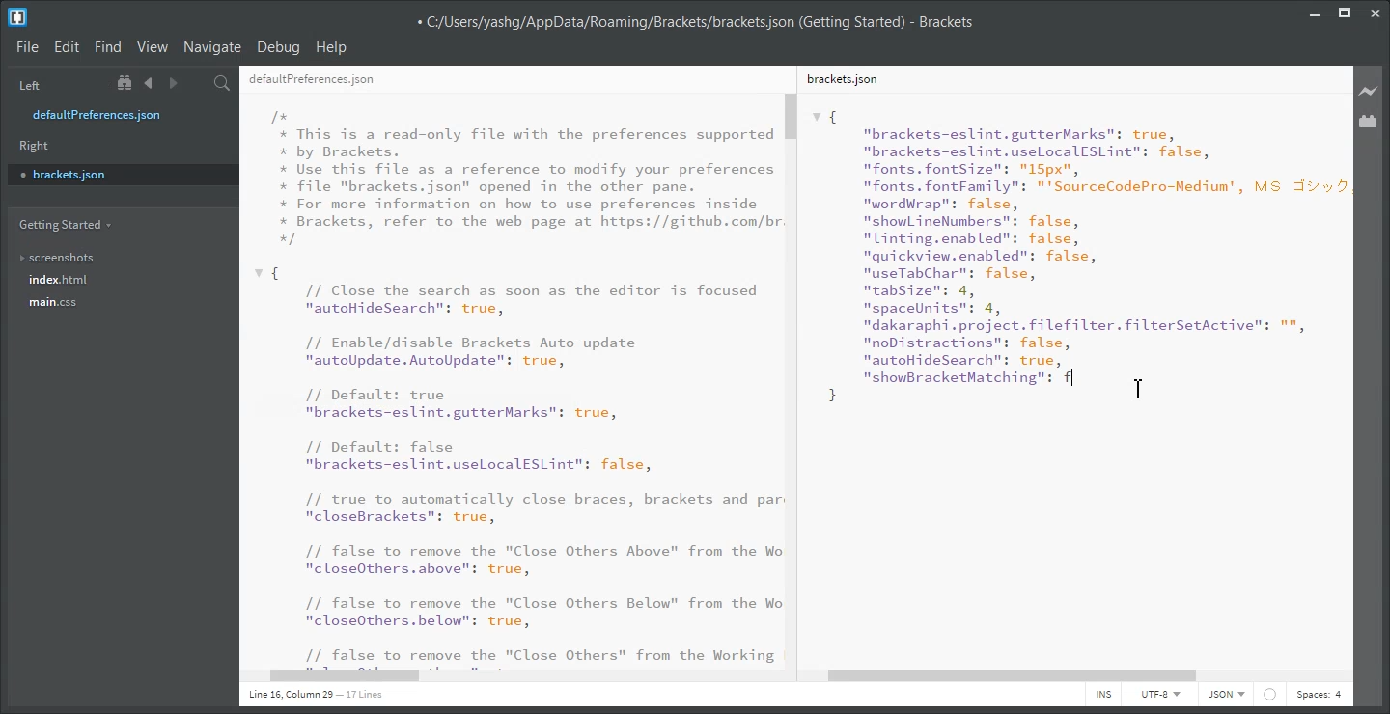 The height and width of the screenshot is (714, 1390). Describe the element at coordinates (1078, 256) in the screenshot. I see `{"brackets-eslint.gutterMarks": true,"brackets-eslint.uselocalESLint": false,"fonts. fontSize": "15px","fonts. fontFamily": "'SourceCodePro-Medium', MS J:"wordWrap": false,"show ineNumbers": false,"linting.enabled": false,"quickview.enabled": false,"useTabChar": false,"tabSize": 4,"spaceUnits": 4,"dakaraphi.project. filefilter.filterSetActive": "","noDistractions": false,"autoHideSearch”: true,nshowBracketMatching": f }` at that location.